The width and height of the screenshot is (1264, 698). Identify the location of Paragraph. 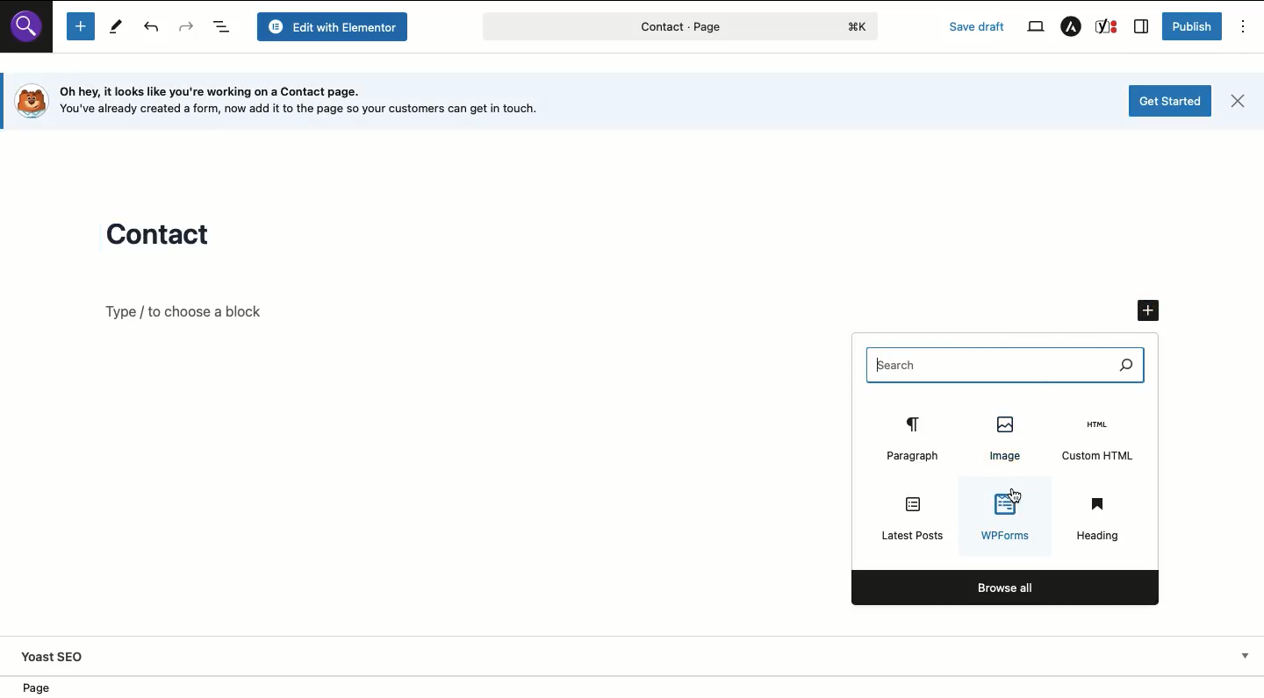
(912, 438).